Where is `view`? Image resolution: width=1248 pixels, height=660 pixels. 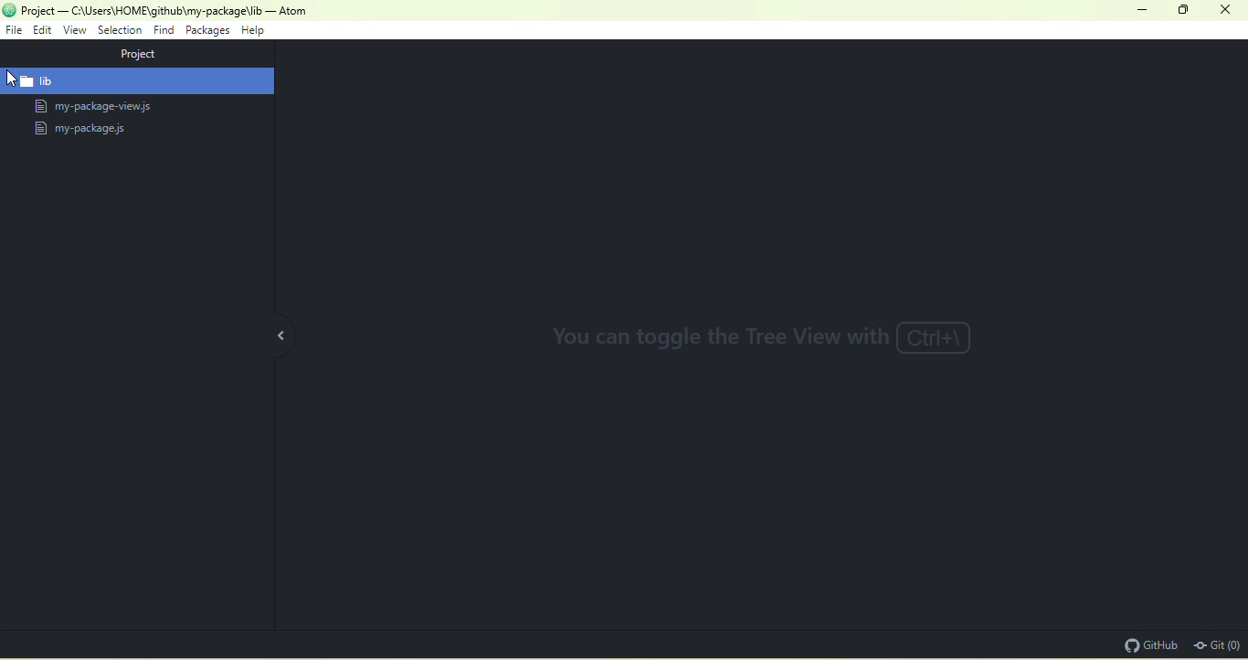
view is located at coordinates (73, 30).